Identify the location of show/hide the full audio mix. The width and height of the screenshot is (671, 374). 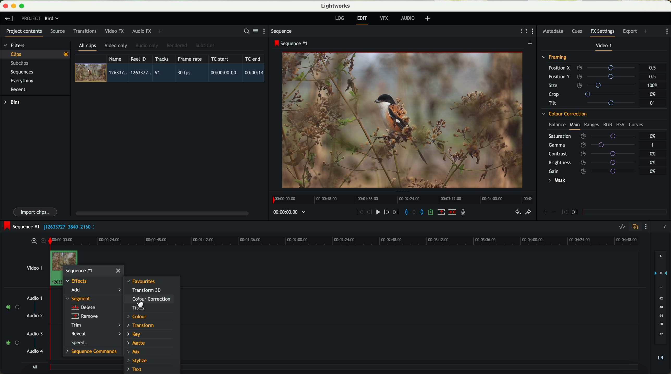
(663, 227).